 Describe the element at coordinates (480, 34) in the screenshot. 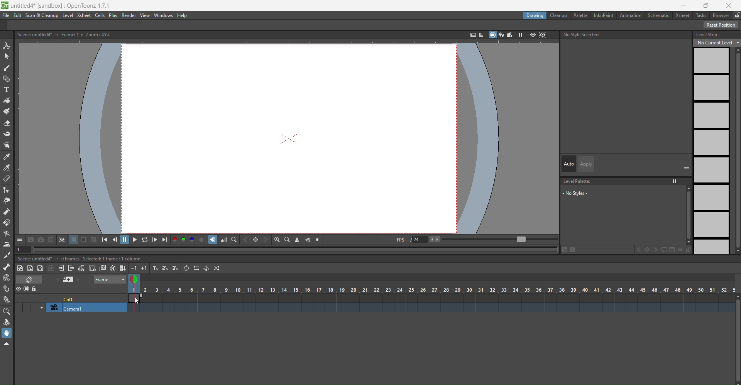

I see `field guide` at that location.